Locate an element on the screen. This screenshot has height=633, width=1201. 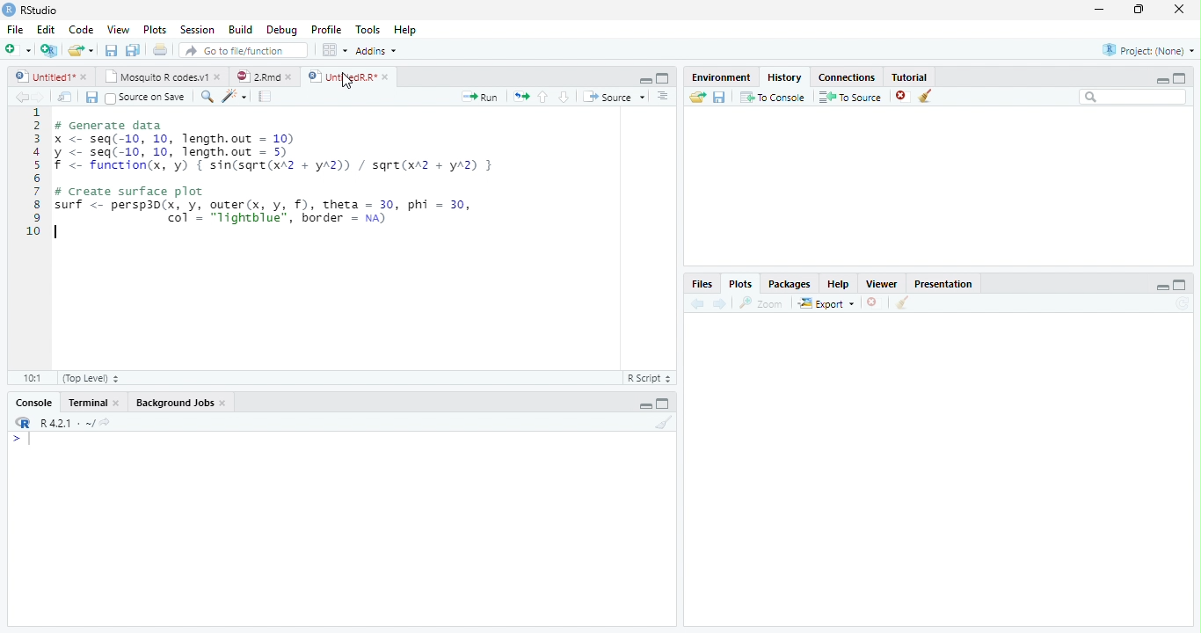
Go to file/function is located at coordinates (244, 49).